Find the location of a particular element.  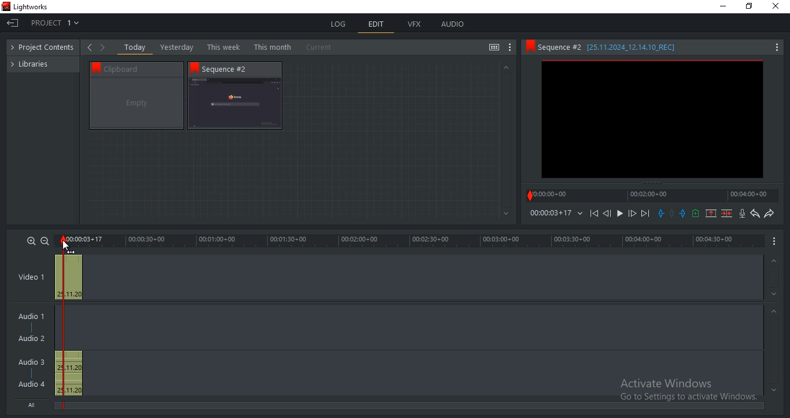

minimize is located at coordinates (723, 6).